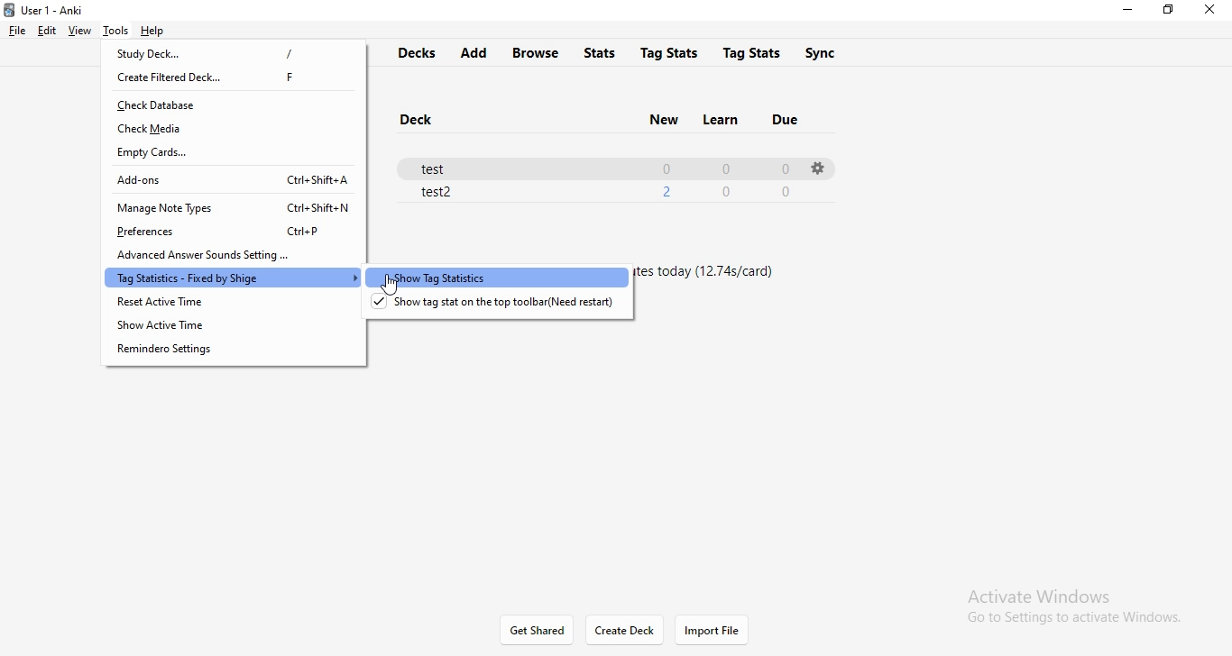  Describe the element at coordinates (795, 121) in the screenshot. I see `due` at that location.